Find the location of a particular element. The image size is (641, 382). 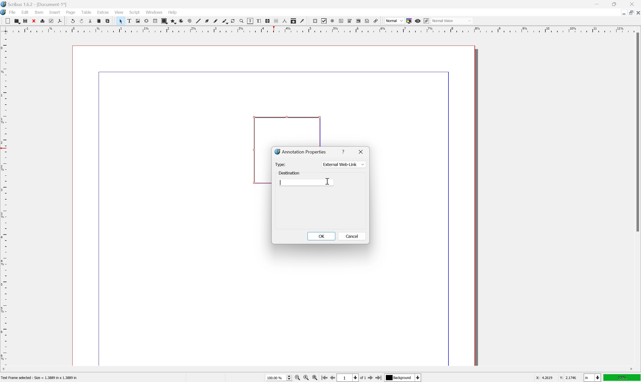

shape is located at coordinates (164, 21).